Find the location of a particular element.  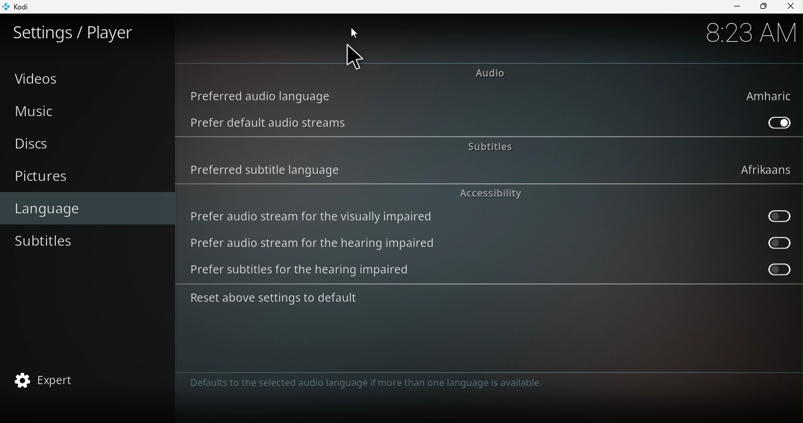

Language is located at coordinates (89, 207).